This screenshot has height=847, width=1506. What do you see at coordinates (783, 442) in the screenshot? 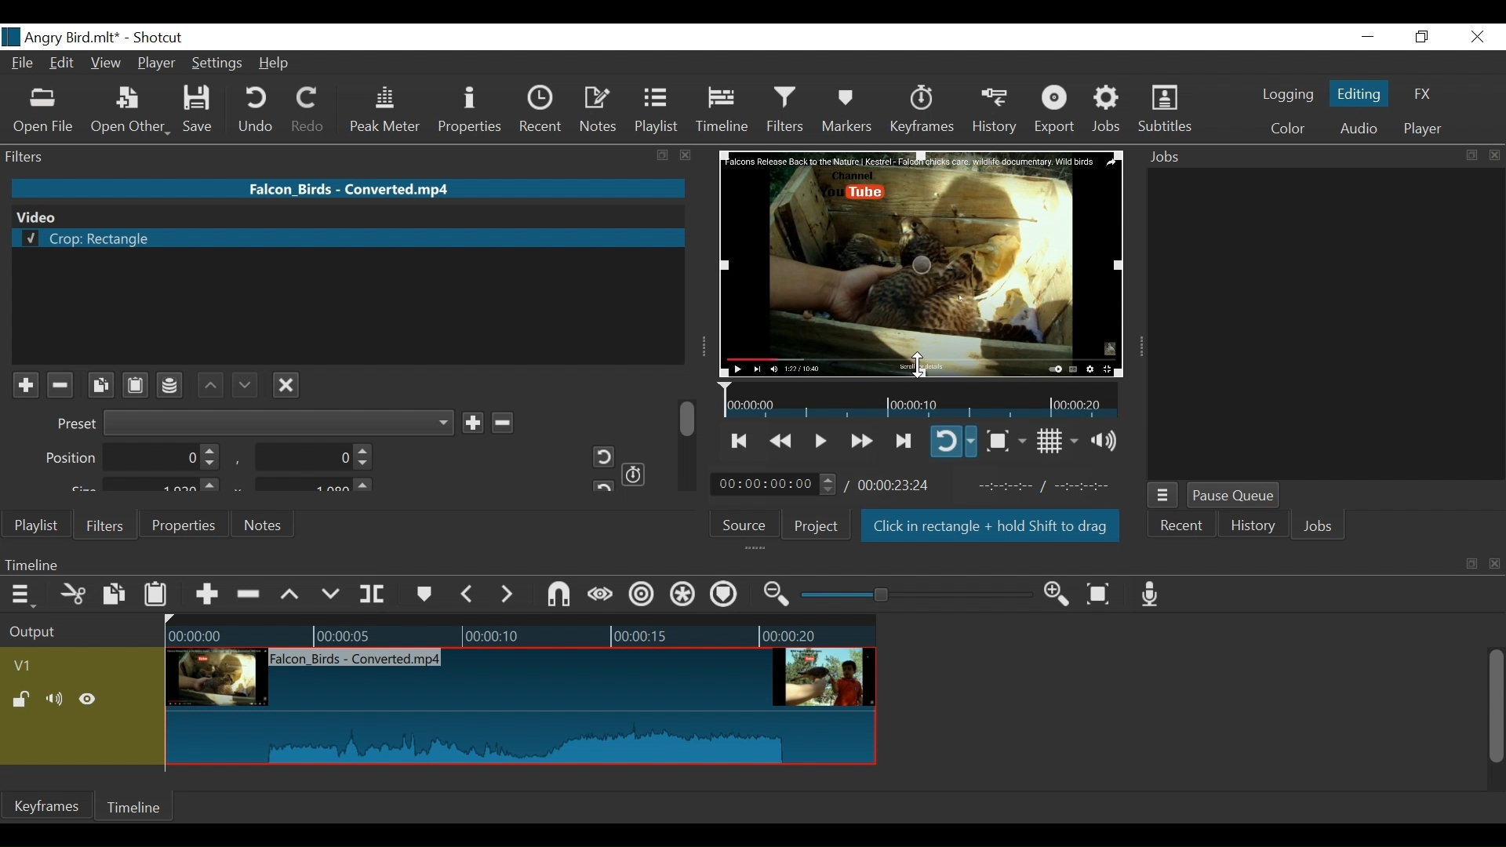
I see `Play backward quickly` at bounding box center [783, 442].